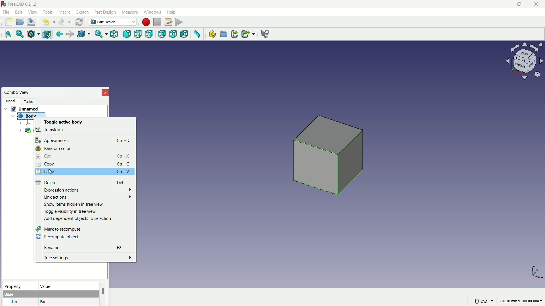 The width and height of the screenshot is (545, 306). I want to click on left view, so click(185, 35).